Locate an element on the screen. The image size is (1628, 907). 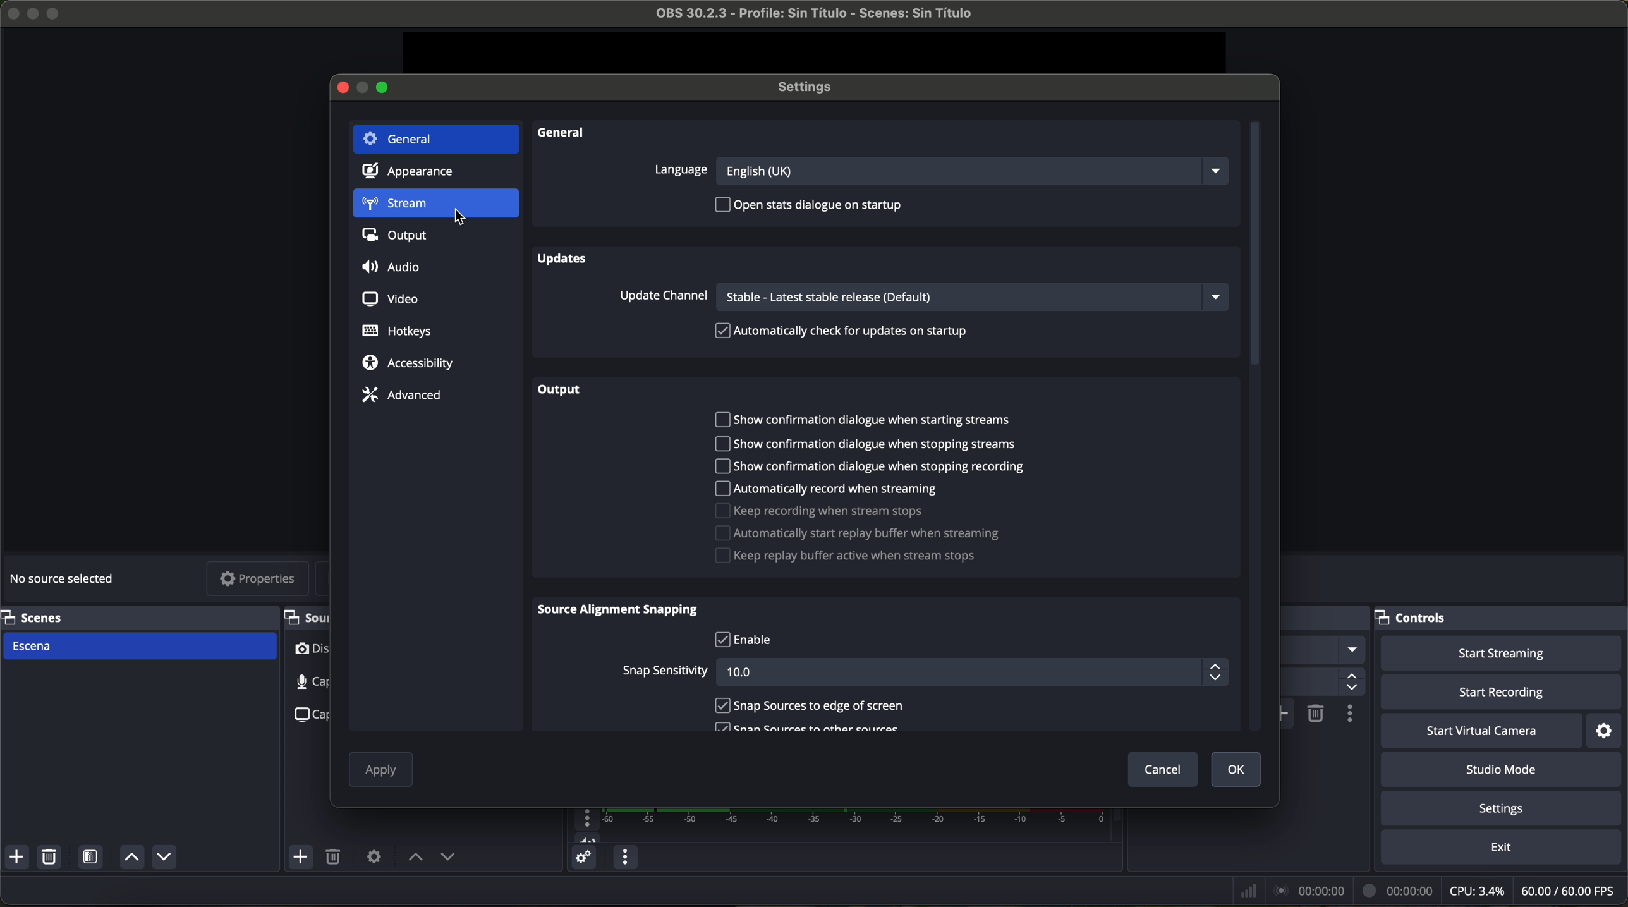
open starts dialogue on startup is located at coordinates (824, 207).